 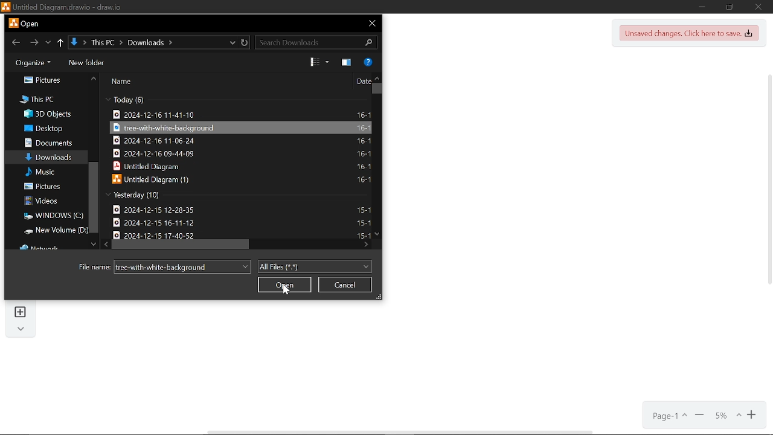 I want to click on Horizontal scrollbar, so click(x=182, y=245).